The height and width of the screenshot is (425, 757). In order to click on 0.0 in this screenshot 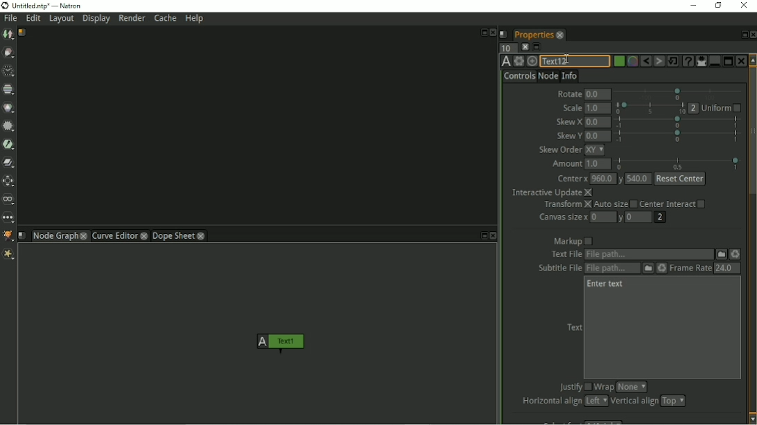, I will do `click(598, 123)`.